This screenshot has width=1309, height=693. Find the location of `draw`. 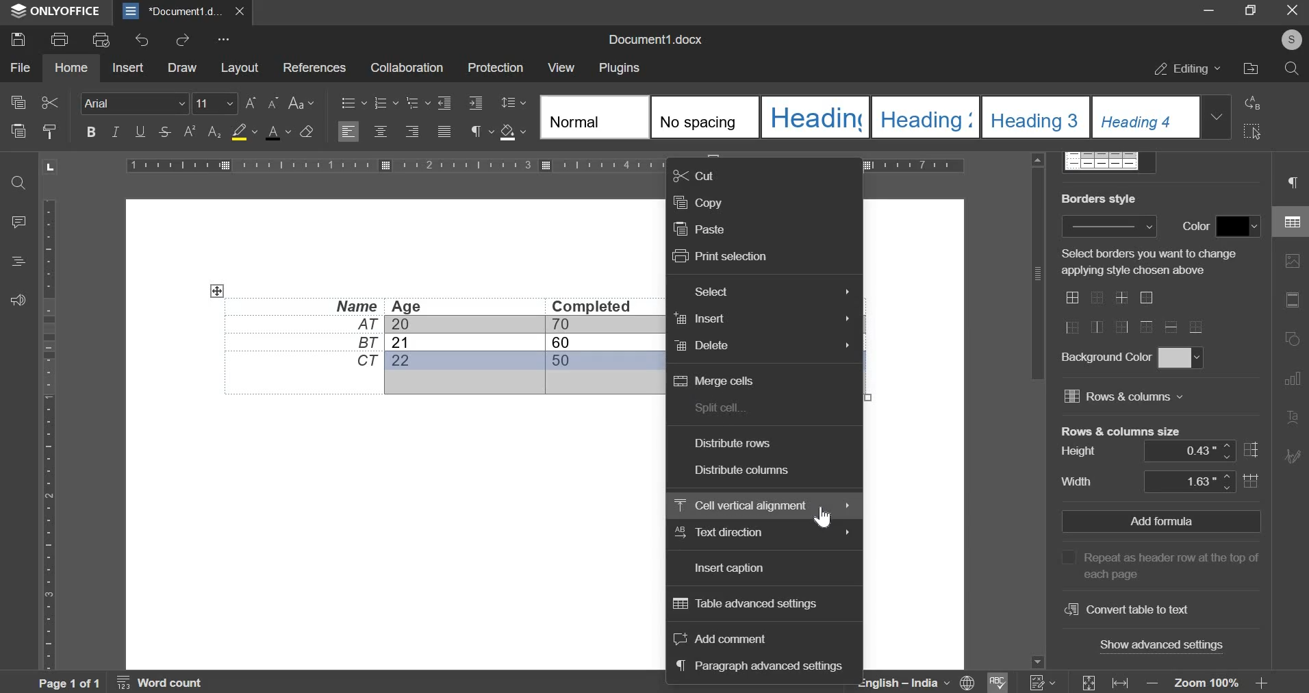

draw is located at coordinates (181, 67).